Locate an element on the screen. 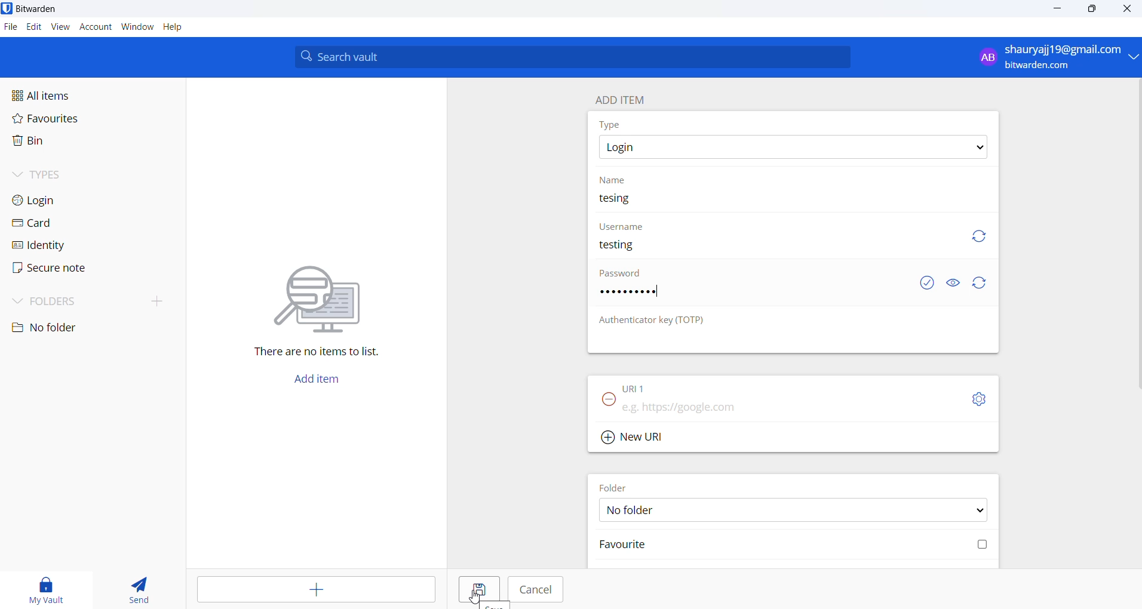 This screenshot has width=1142, height=609. graphical illustration conveying searching for a file is located at coordinates (329, 297).